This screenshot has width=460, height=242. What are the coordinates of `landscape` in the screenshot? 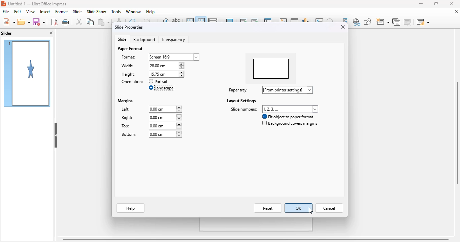 It's located at (162, 88).